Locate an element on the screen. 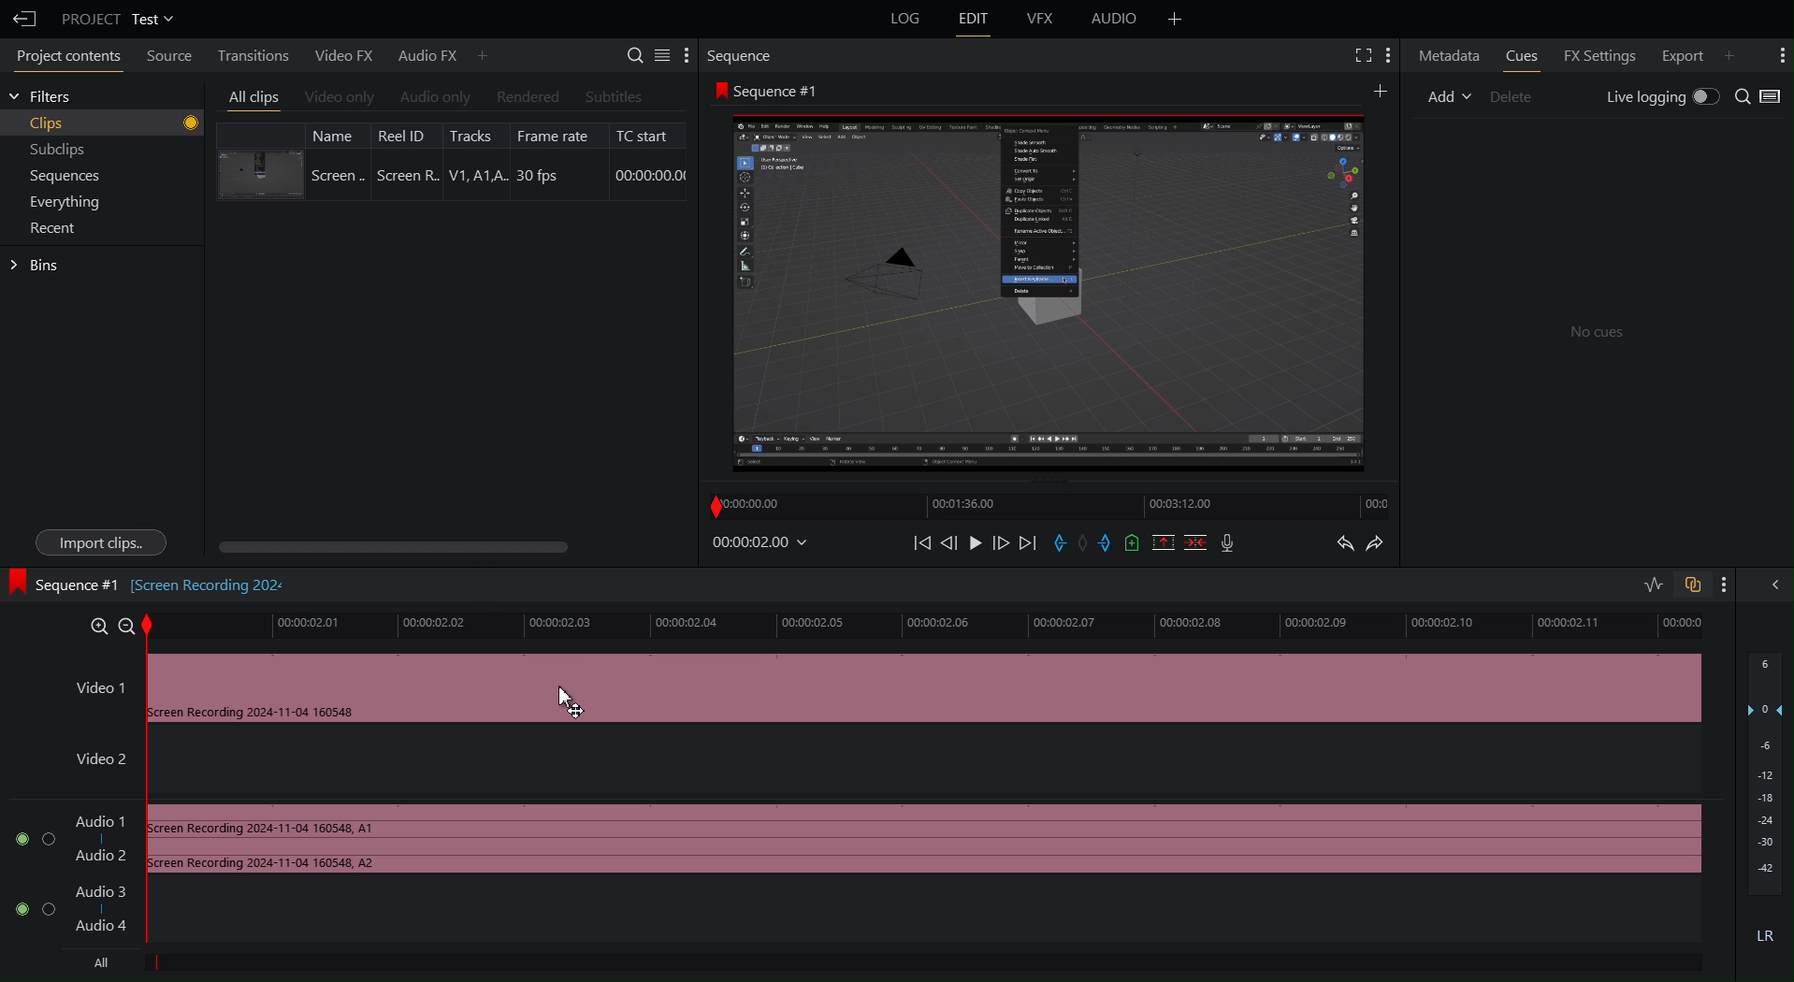  More is located at coordinates (1732, 584).